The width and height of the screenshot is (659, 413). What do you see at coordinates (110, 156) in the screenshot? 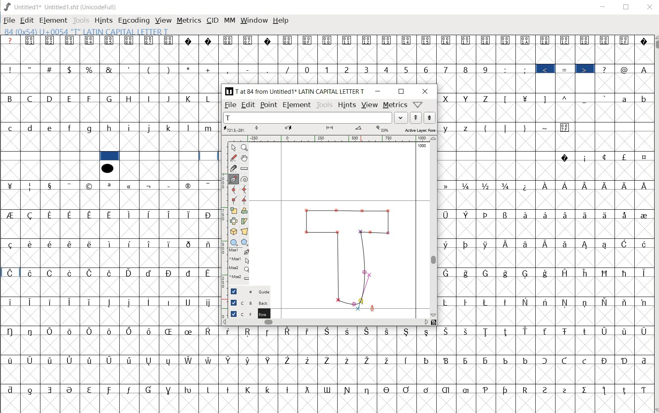
I see `cell selected` at bounding box center [110, 156].